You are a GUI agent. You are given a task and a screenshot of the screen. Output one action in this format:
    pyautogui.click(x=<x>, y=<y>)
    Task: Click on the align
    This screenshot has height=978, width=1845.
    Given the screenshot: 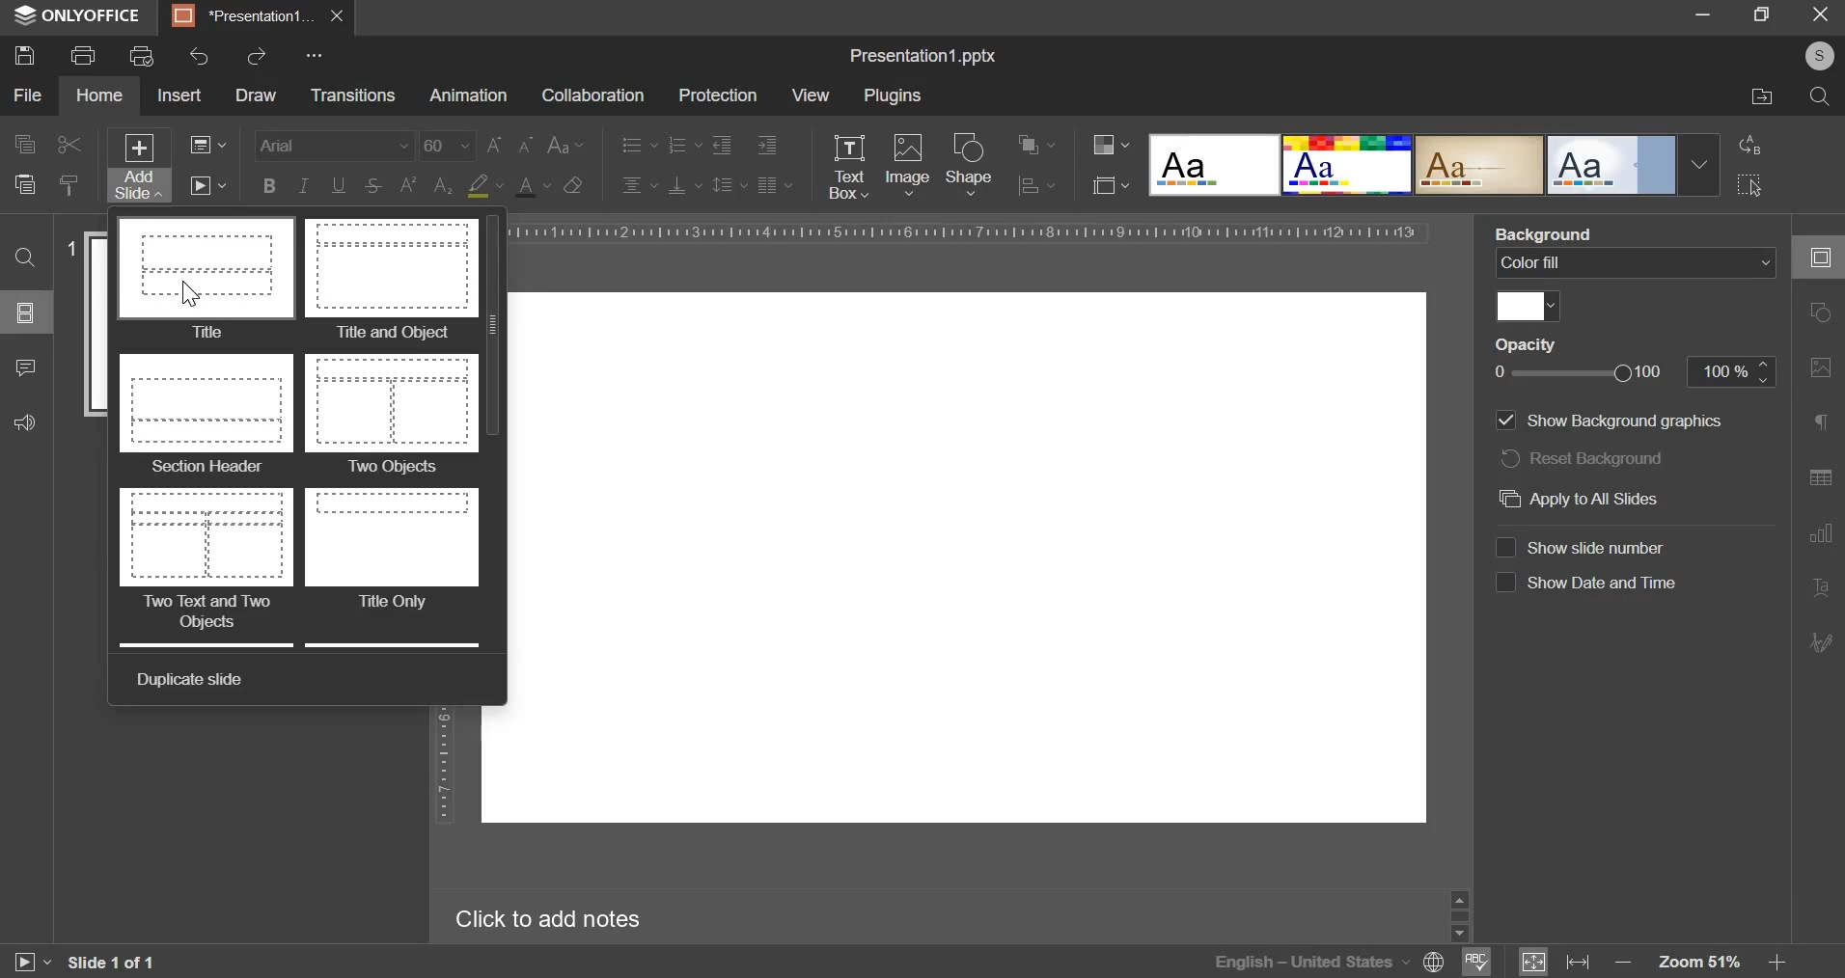 What is the action you would take?
    pyautogui.click(x=1037, y=187)
    